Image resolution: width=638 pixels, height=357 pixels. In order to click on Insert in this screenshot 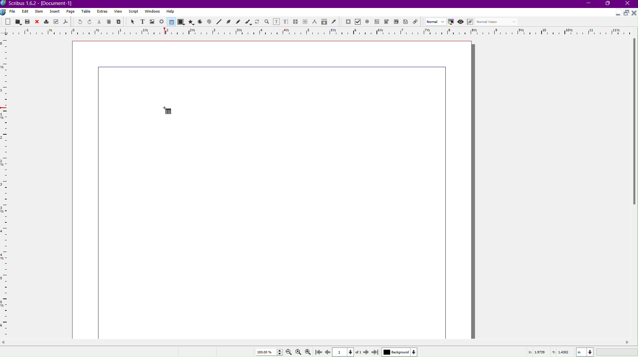, I will do `click(55, 12)`.